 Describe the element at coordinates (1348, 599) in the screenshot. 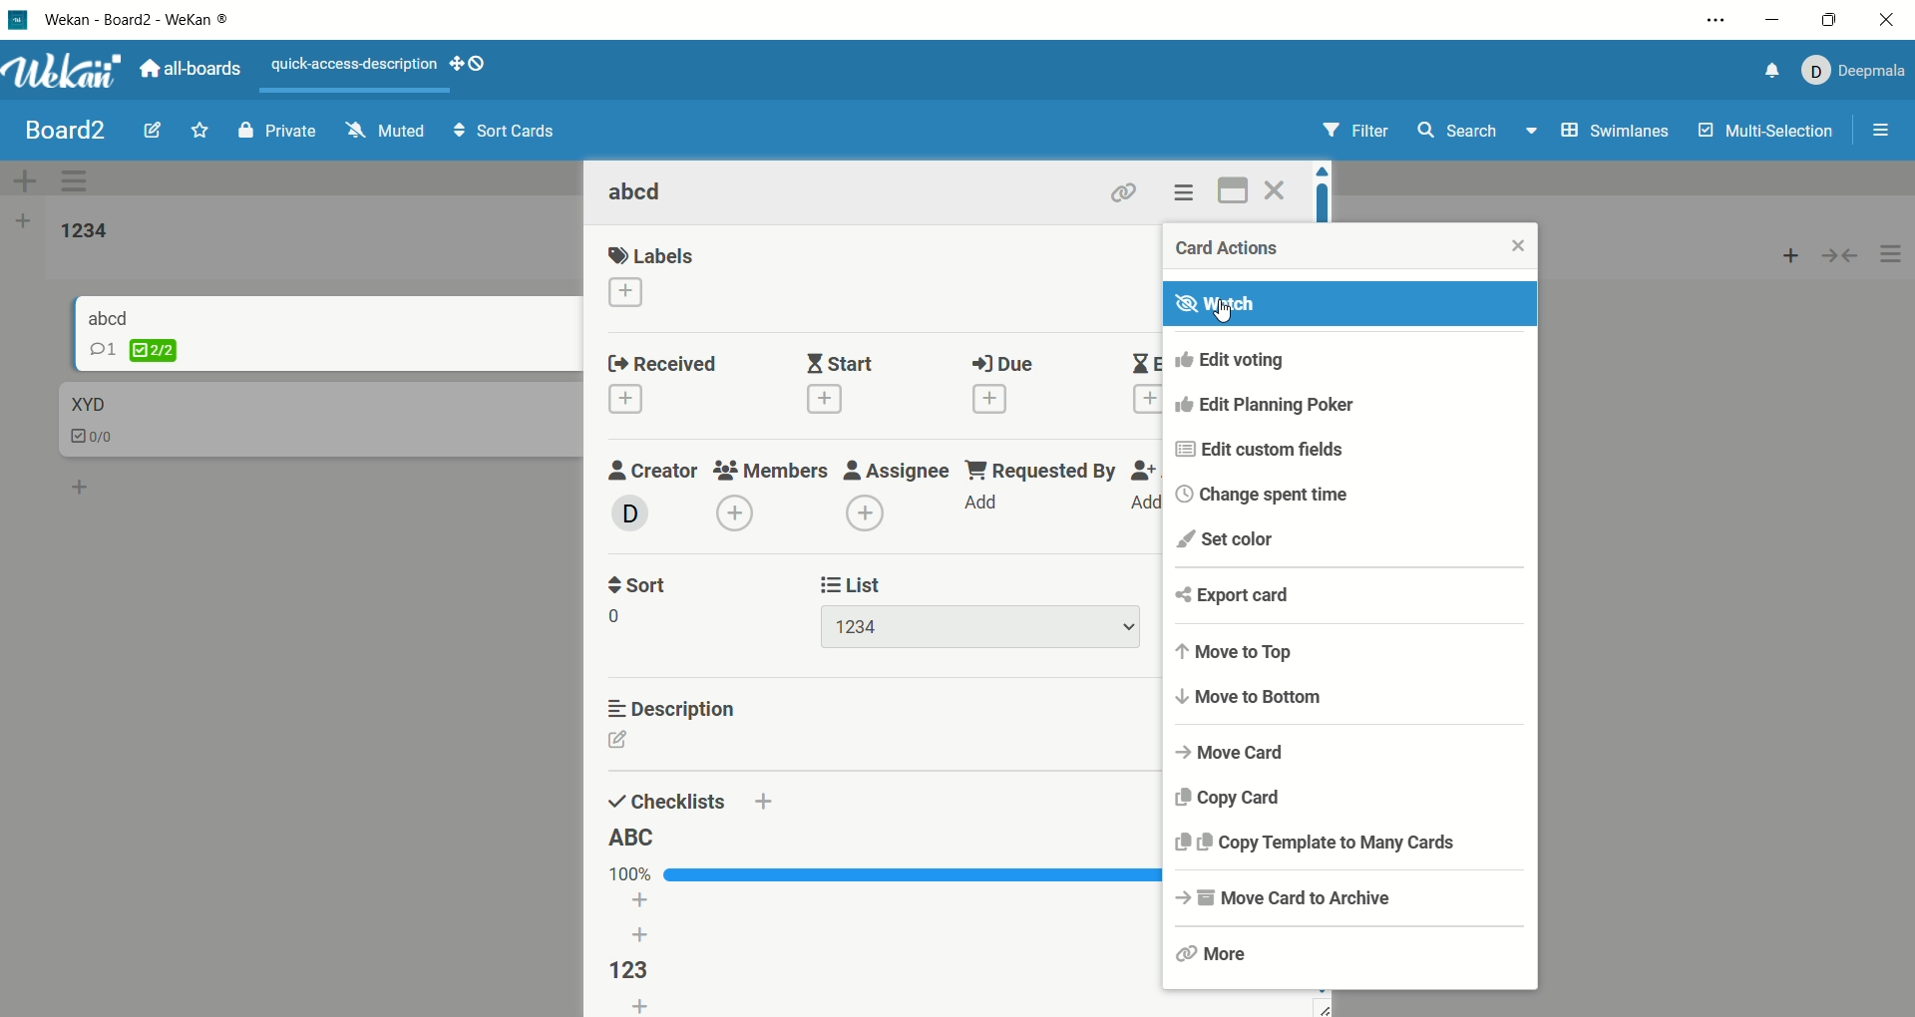

I see `export card` at that location.